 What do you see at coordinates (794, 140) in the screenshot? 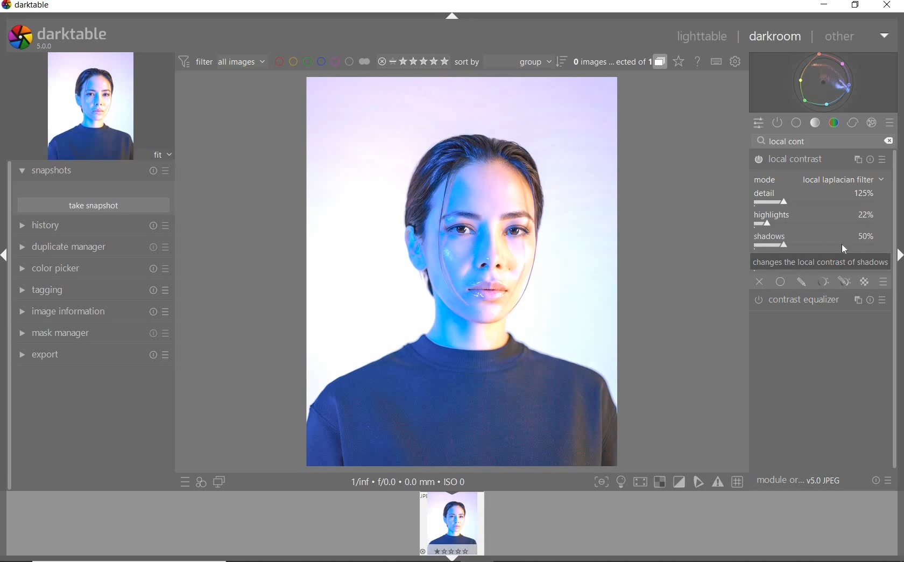
I see `INPUT VALUE` at bounding box center [794, 140].